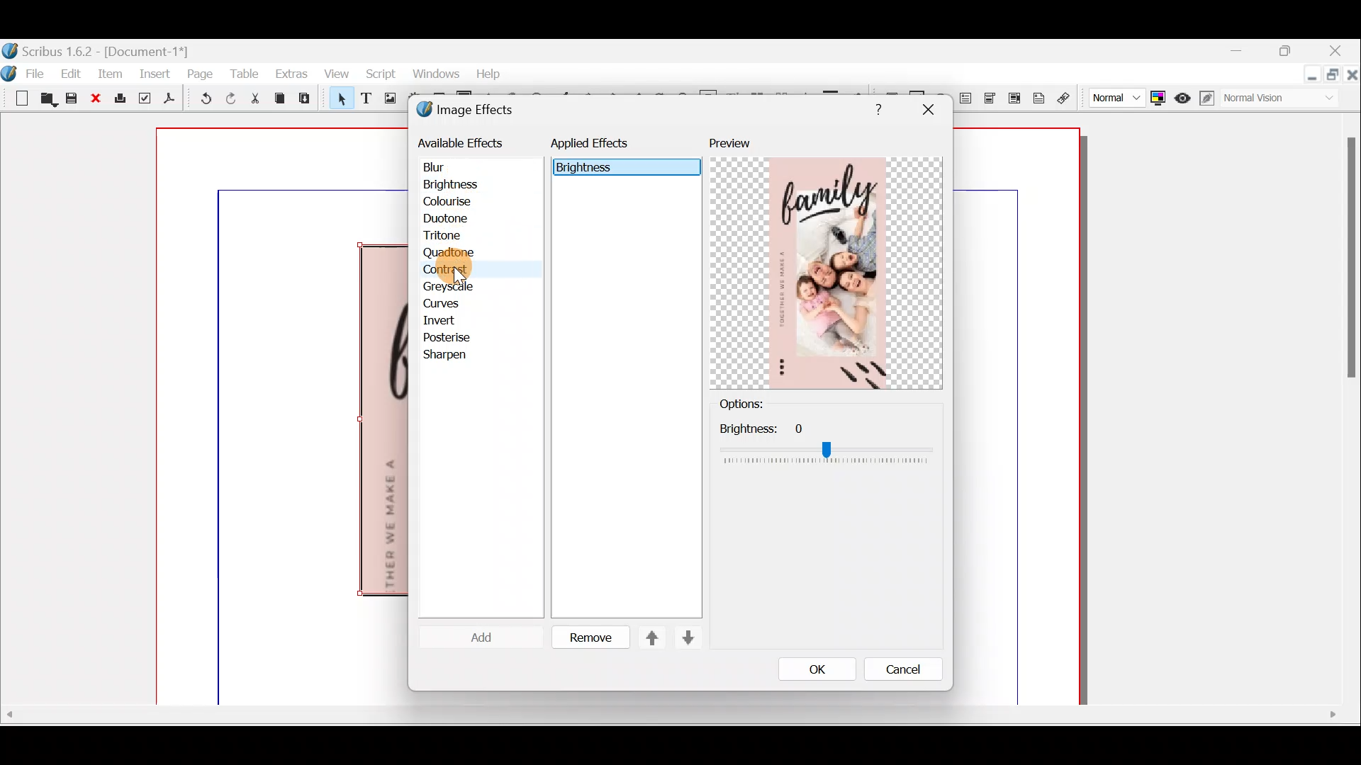  I want to click on , so click(927, 110).